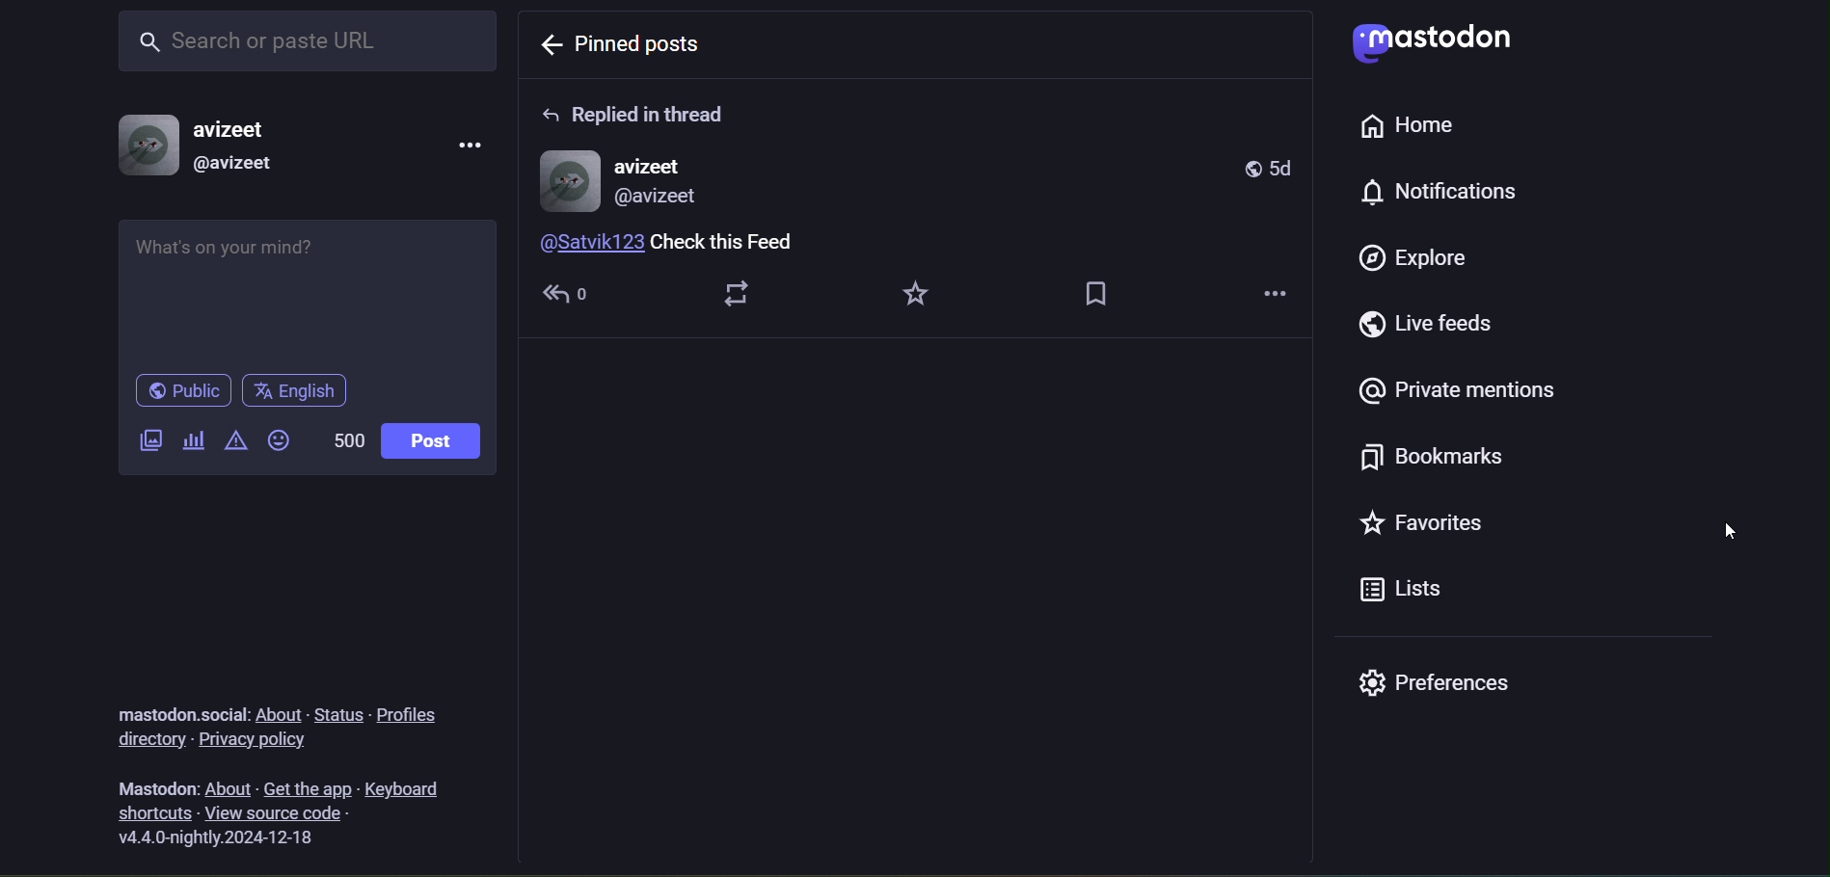  I want to click on Lists, so click(1398, 595).